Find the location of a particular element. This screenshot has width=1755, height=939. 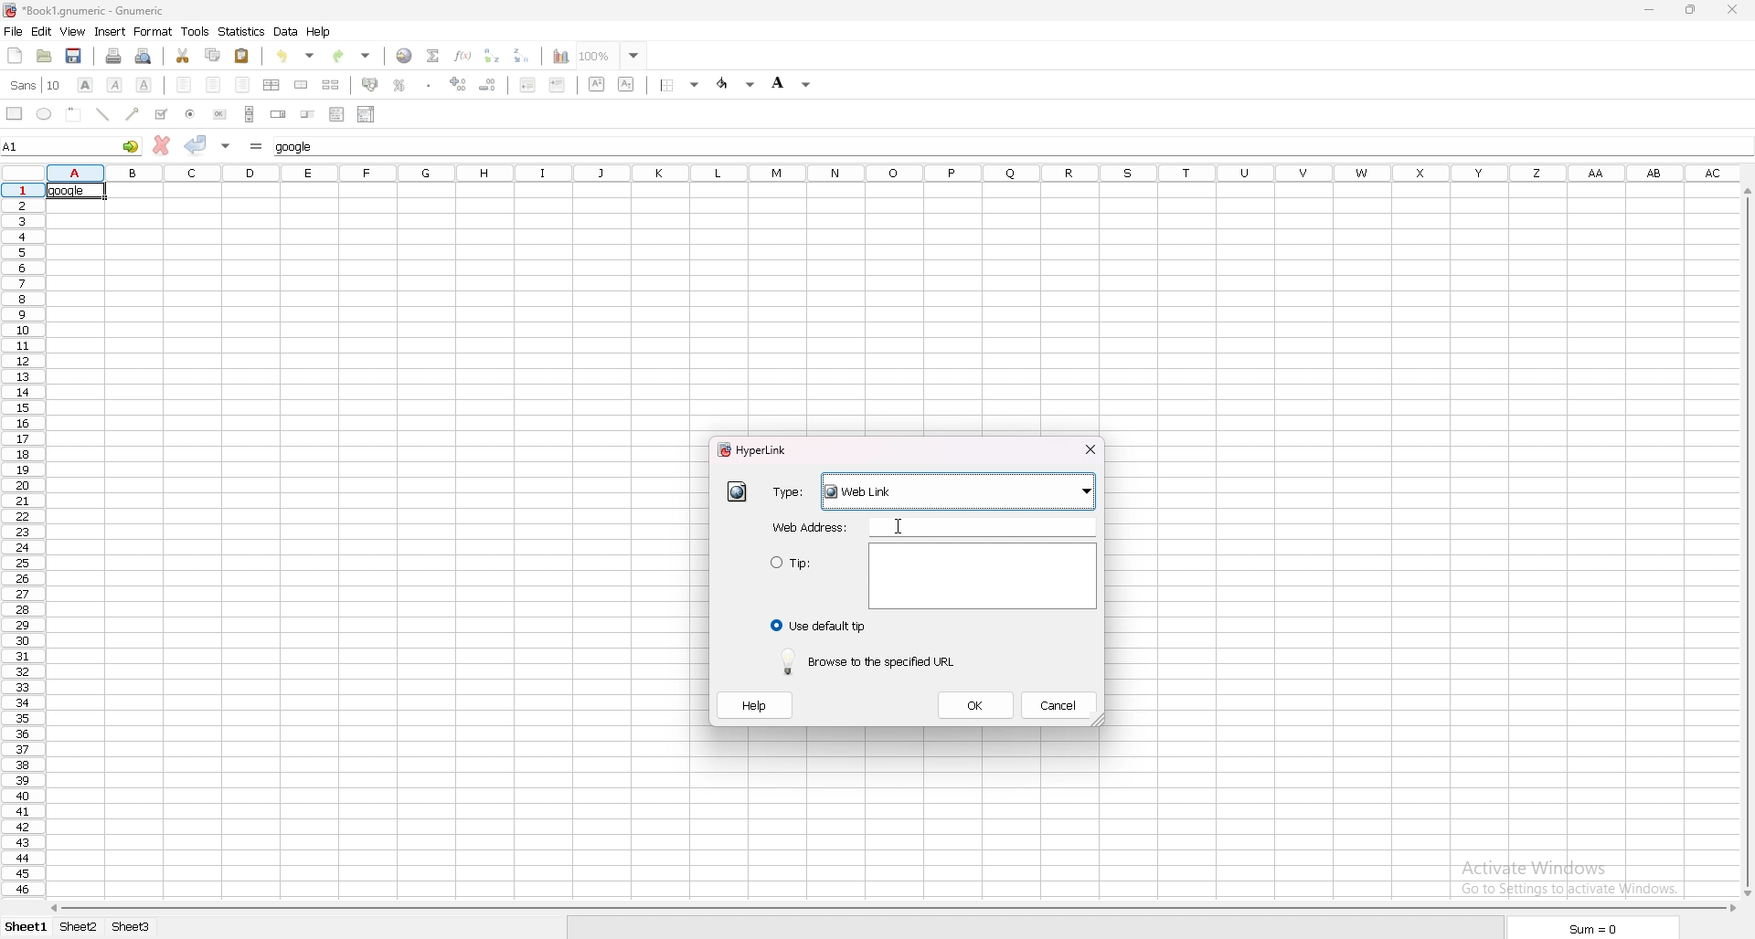

selected cell is located at coordinates (71, 143).